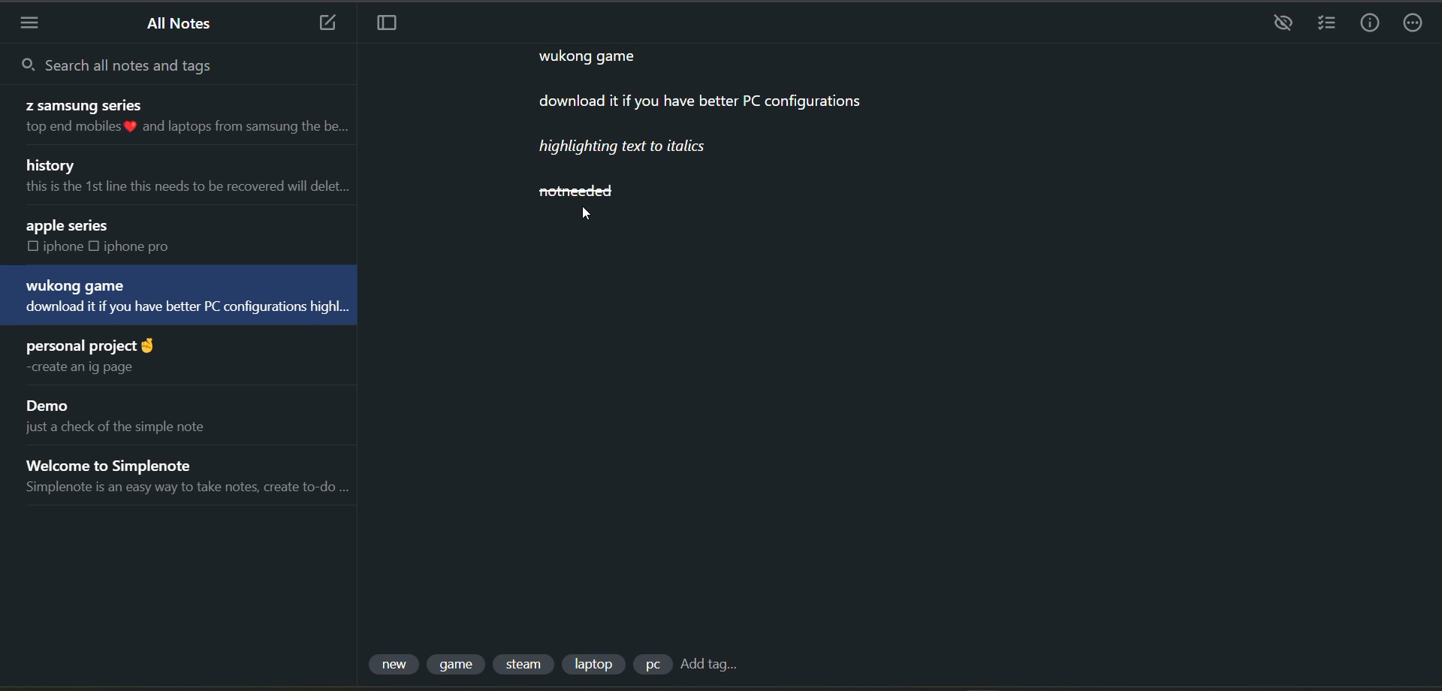 The image size is (1442, 691). Describe the element at coordinates (324, 23) in the screenshot. I see `new note` at that location.